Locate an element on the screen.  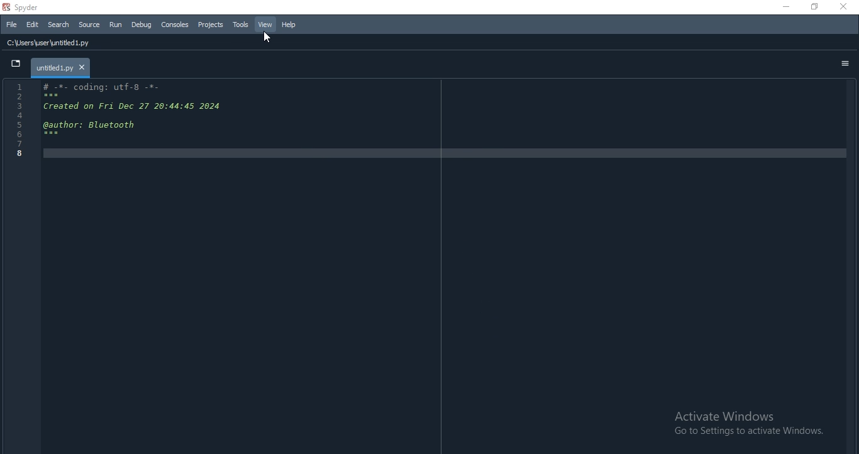
Help is located at coordinates (289, 25).